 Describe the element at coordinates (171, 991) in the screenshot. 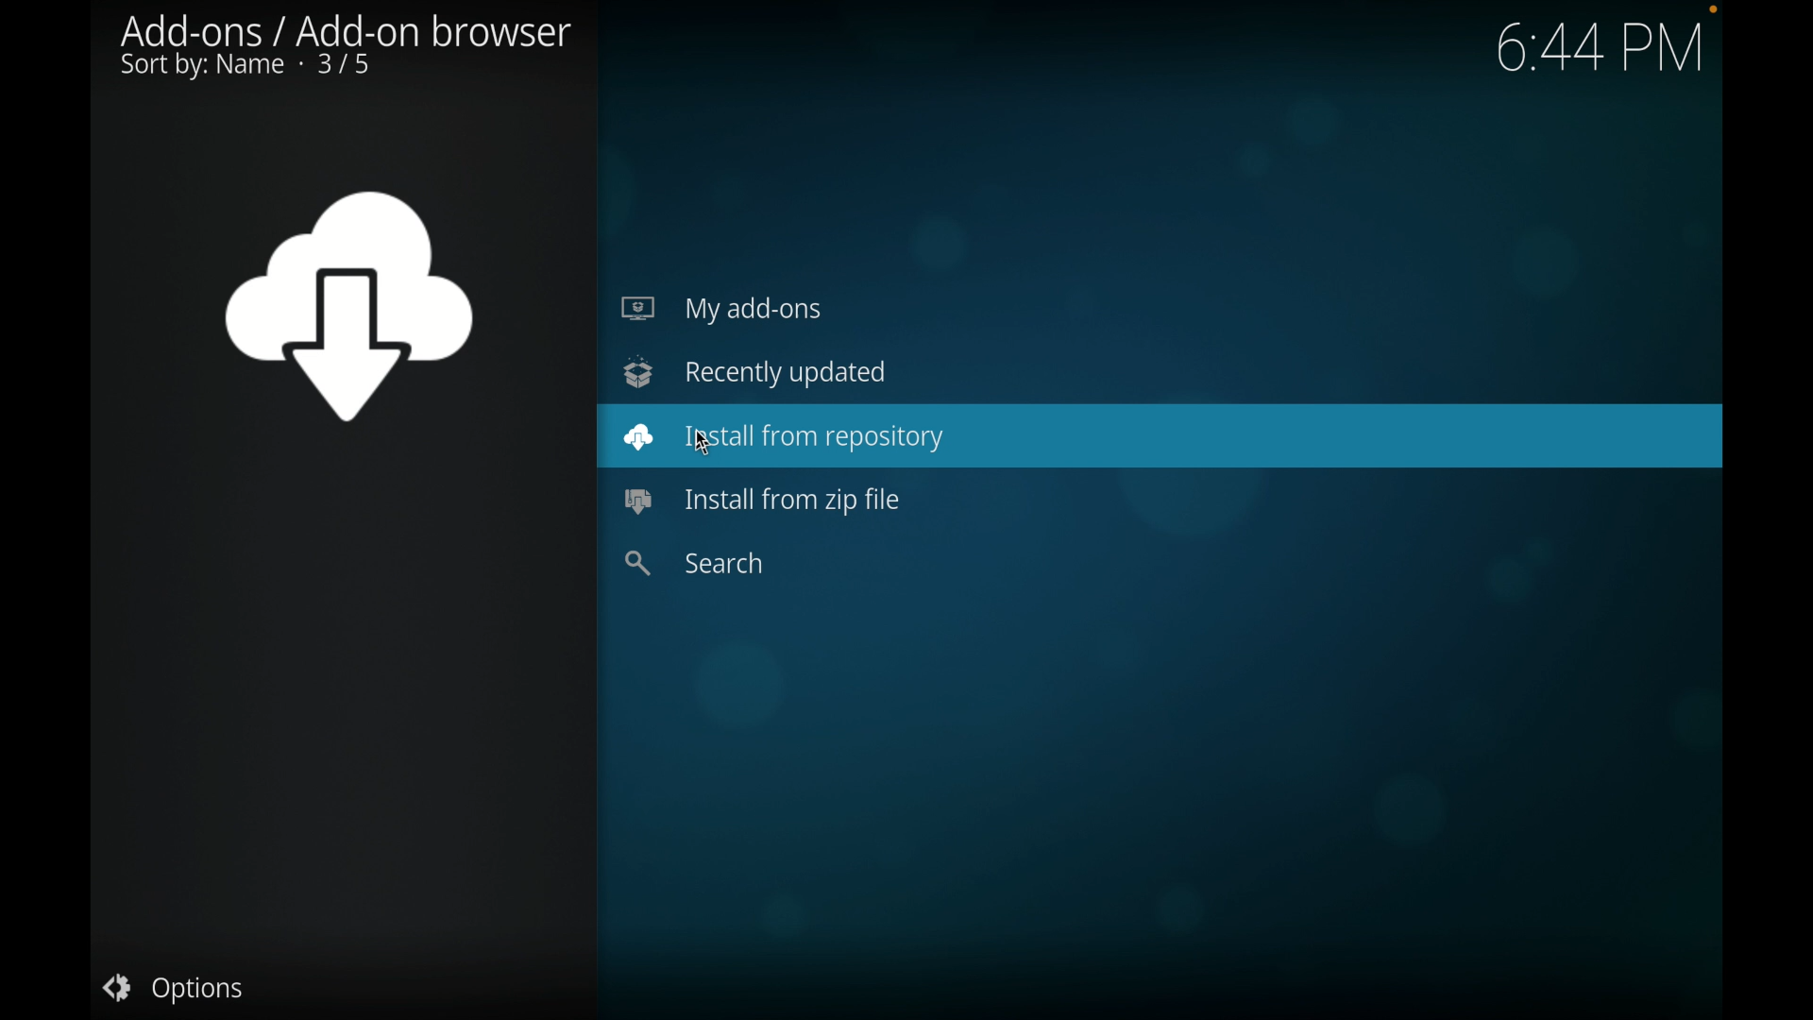

I see `options` at that location.